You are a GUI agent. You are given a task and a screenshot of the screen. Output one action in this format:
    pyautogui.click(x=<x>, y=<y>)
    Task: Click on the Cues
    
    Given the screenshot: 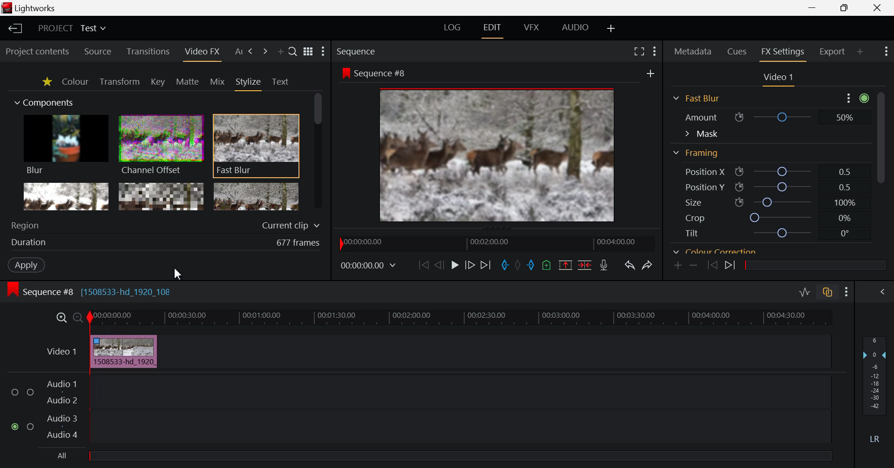 What is the action you would take?
    pyautogui.click(x=736, y=52)
    